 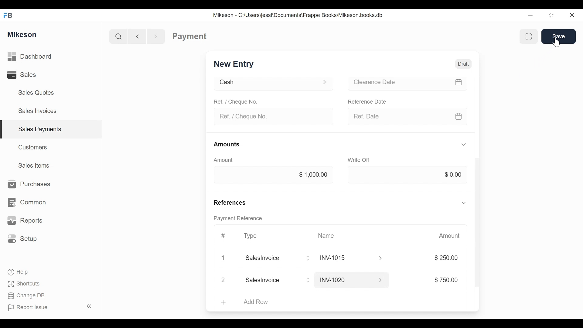 What do you see at coordinates (356, 161) in the screenshot?
I see `Write off` at bounding box center [356, 161].